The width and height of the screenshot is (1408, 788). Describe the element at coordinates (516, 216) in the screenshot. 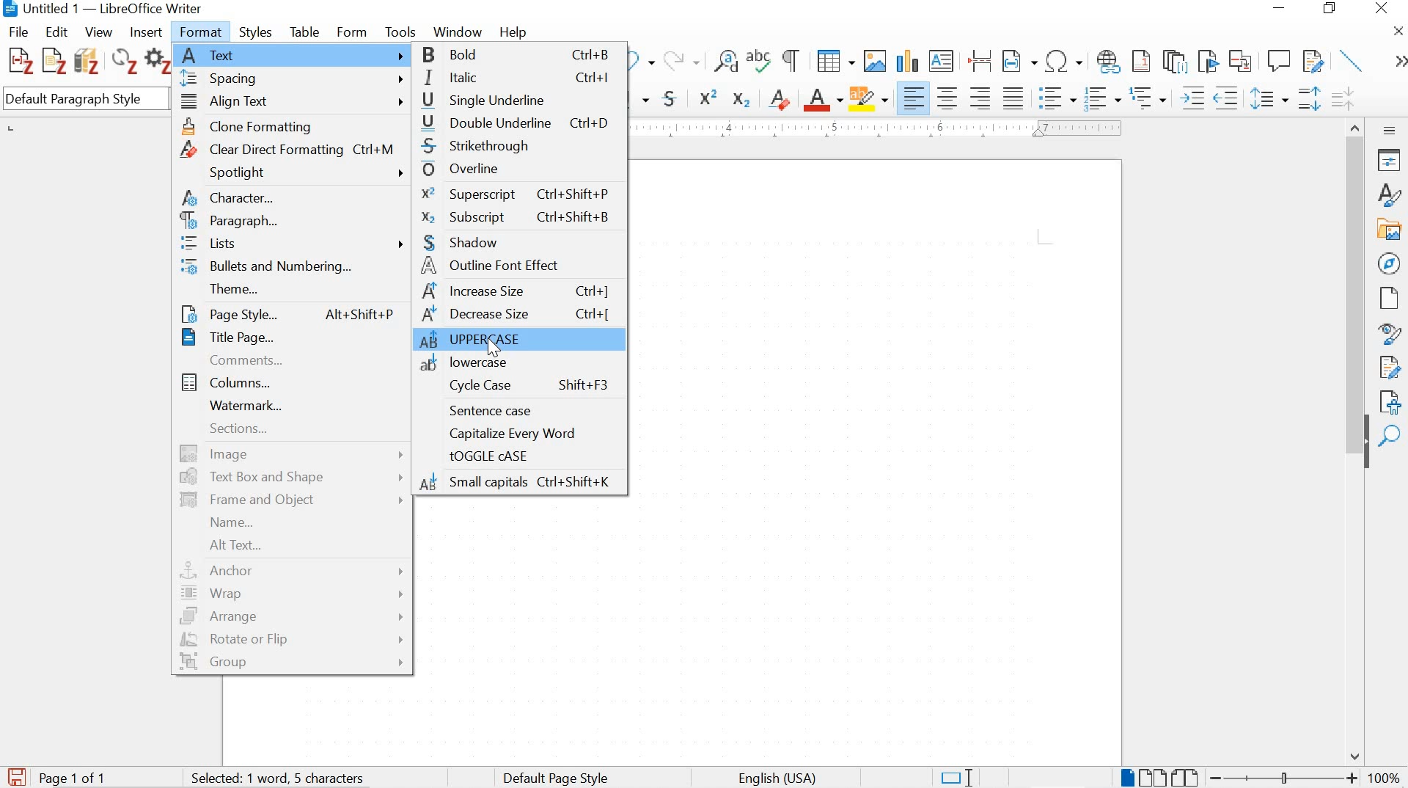

I see `subscript` at that location.